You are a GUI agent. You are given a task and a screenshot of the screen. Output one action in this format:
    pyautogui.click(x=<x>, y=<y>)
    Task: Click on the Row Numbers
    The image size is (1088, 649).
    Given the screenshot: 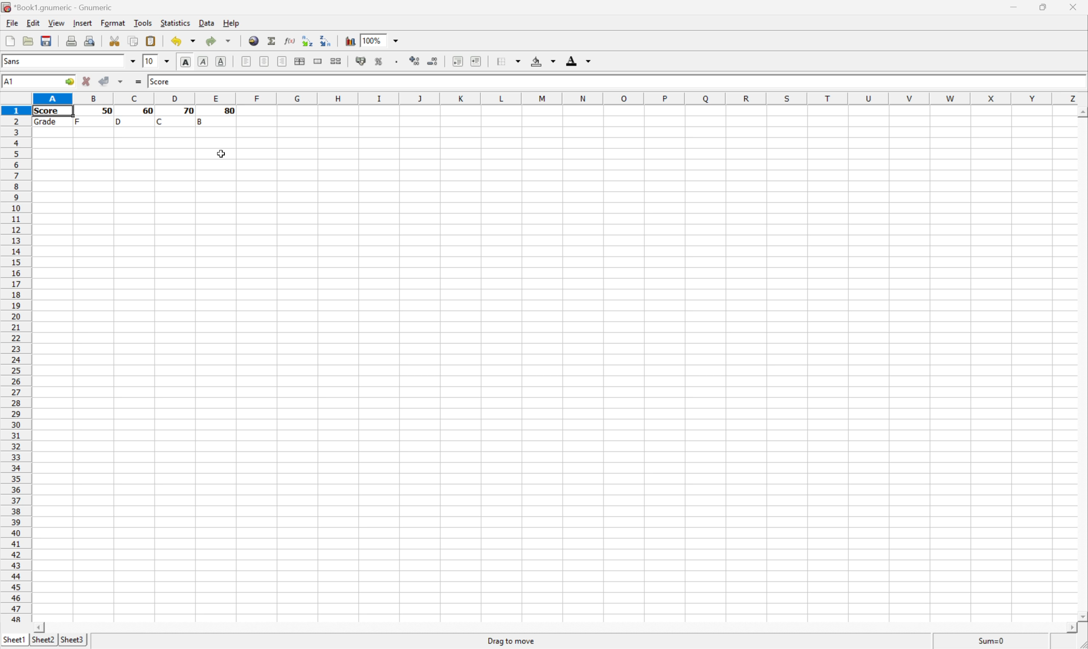 What is the action you would take?
    pyautogui.click(x=15, y=364)
    